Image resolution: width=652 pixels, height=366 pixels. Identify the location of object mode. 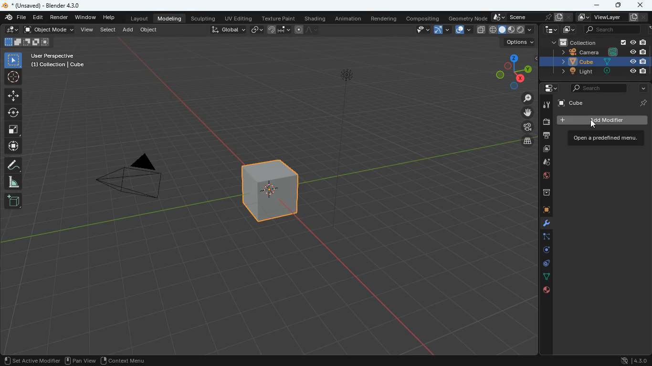
(50, 30).